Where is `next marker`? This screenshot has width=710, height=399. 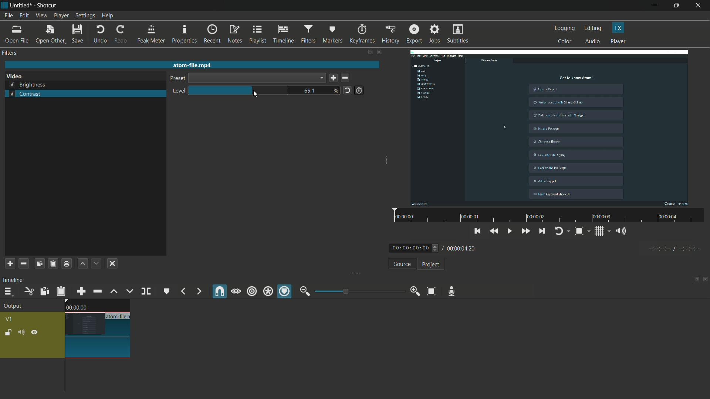
next marker is located at coordinates (198, 291).